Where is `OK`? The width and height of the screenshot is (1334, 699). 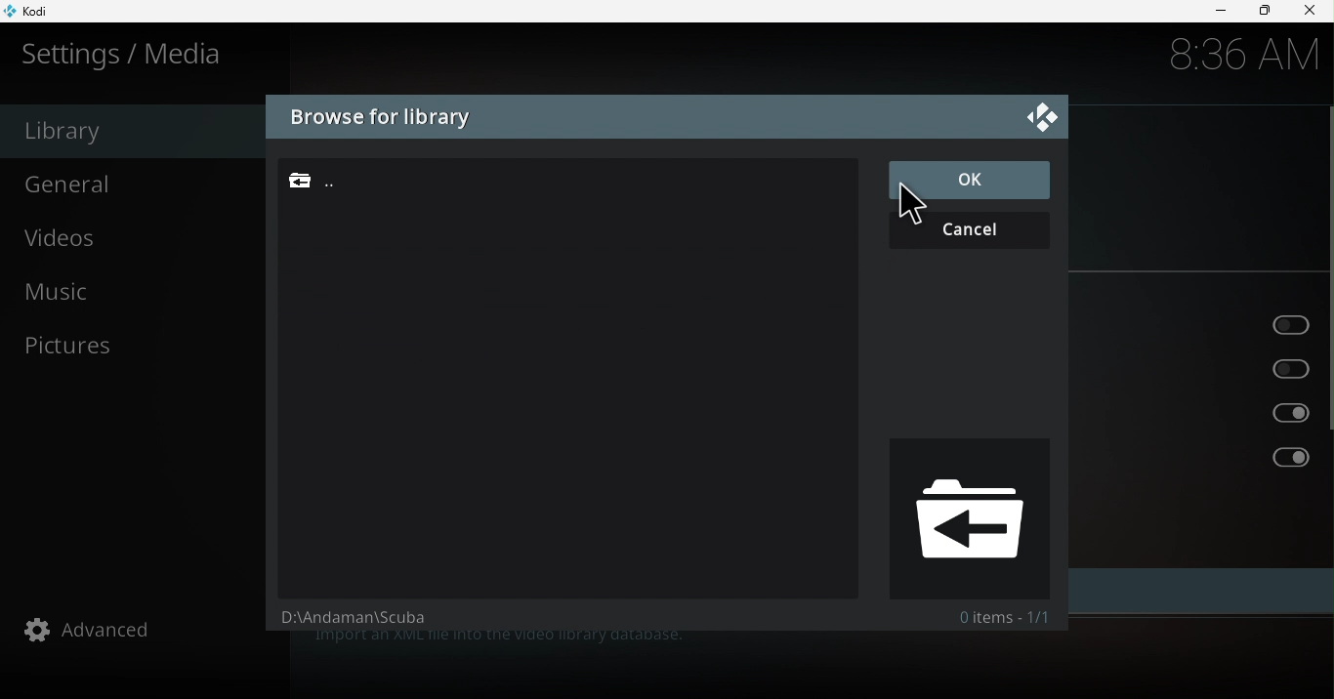
OK is located at coordinates (966, 181).